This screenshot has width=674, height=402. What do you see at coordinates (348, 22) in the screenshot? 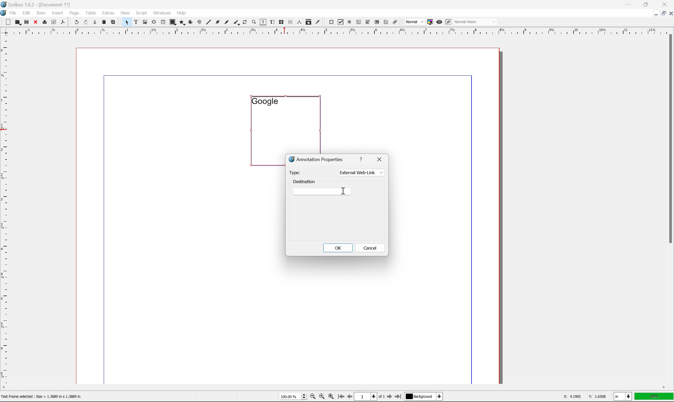
I see `pdf radio button` at bounding box center [348, 22].